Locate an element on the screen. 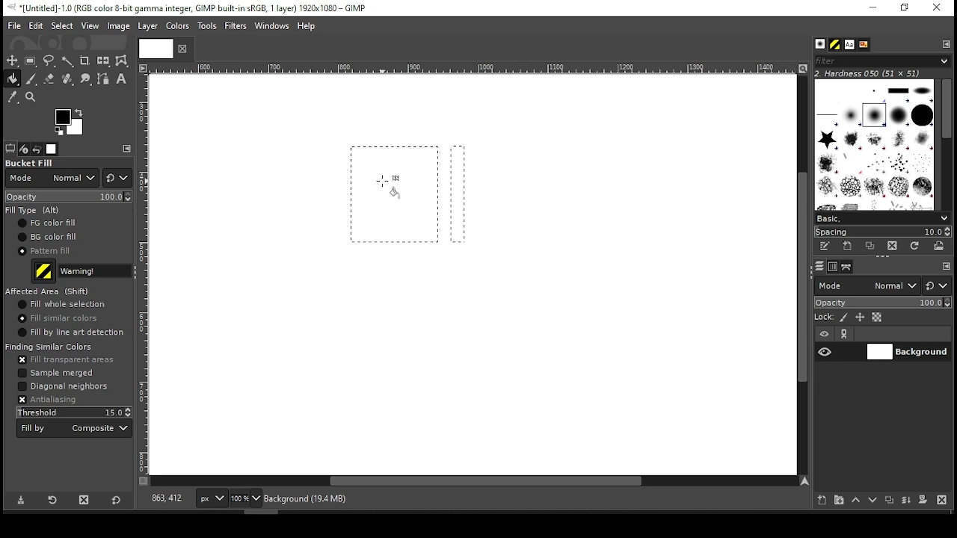  mouse pointer is located at coordinates (388, 185).